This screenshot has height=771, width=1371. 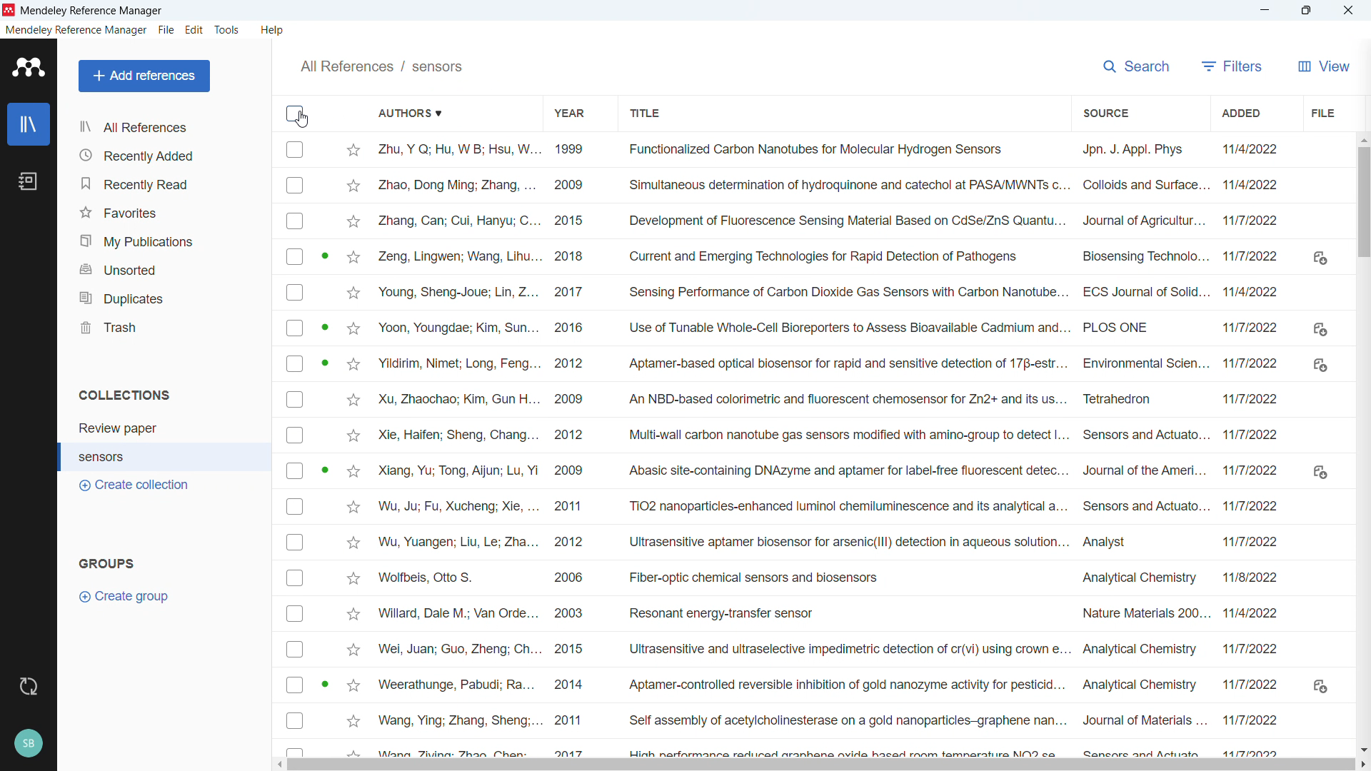 I want to click on PDF available, so click(x=324, y=683).